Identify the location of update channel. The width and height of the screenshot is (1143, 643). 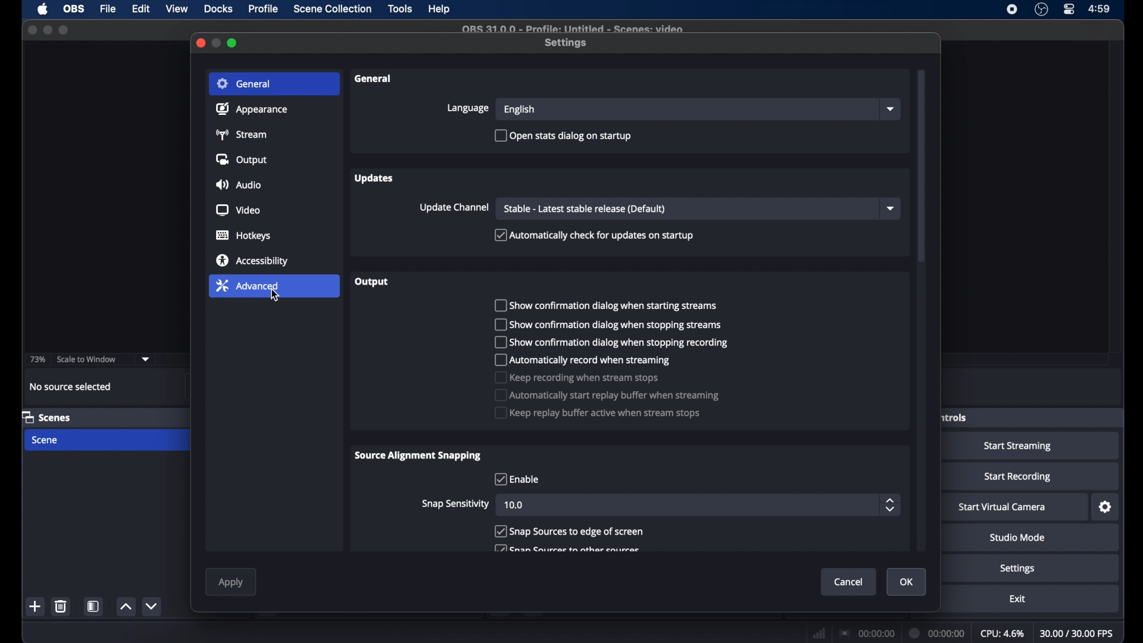
(454, 208).